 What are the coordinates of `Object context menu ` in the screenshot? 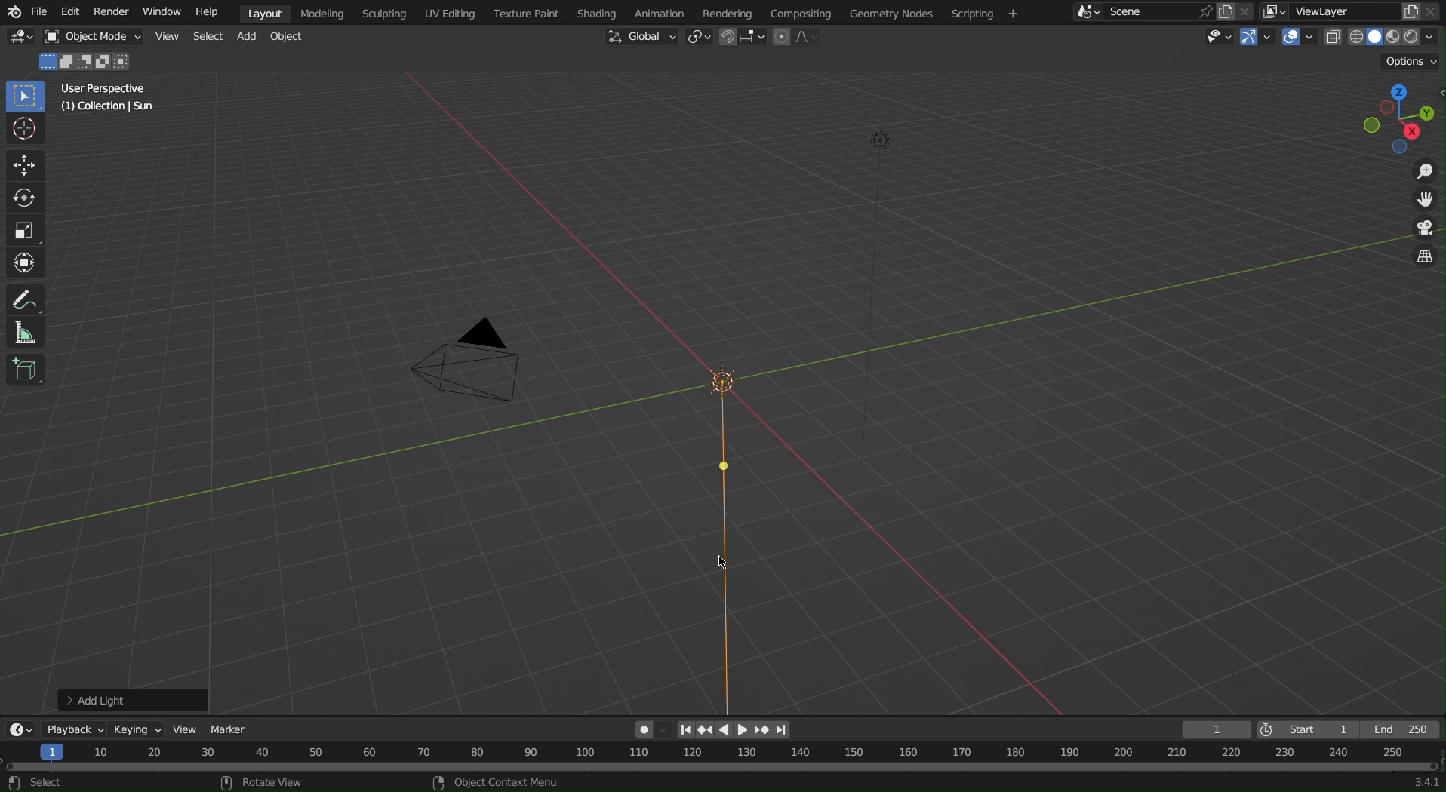 It's located at (498, 781).